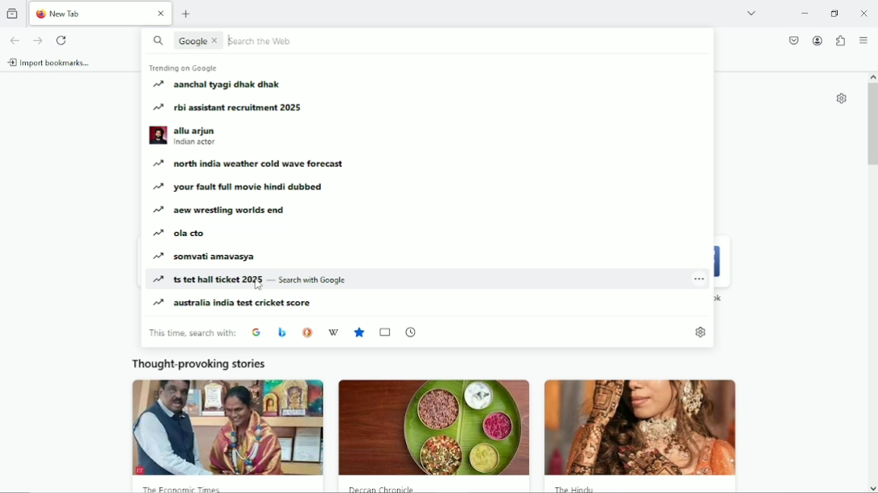 This screenshot has width=878, height=493. I want to click on more option, so click(700, 277).